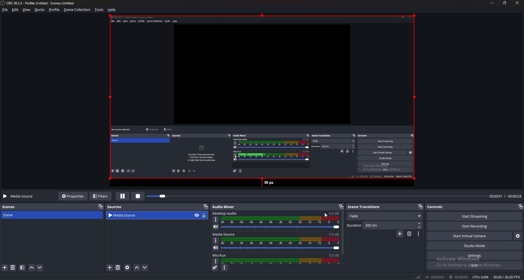  What do you see at coordinates (325, 216) in the screenshot?
I see `cursor` at bounding box center [325, 216].